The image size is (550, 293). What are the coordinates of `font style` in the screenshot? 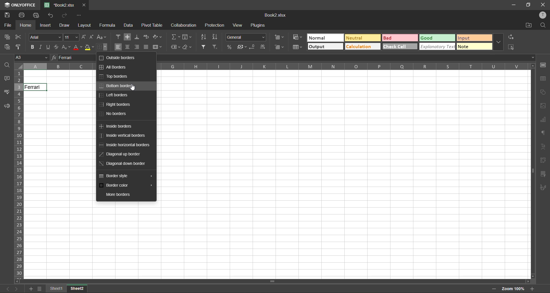 It's located at (45, 37).